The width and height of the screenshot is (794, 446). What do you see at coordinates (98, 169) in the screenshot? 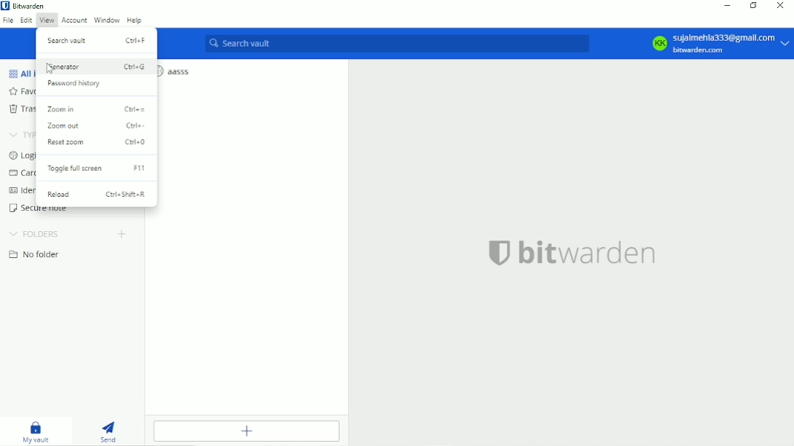
I see `Toggle full screen` at bounding box center [98, 169].